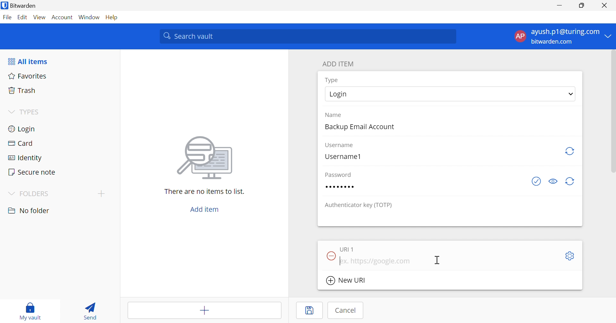 This screenshot has width=616, height=323. Describe the element at coordinates (101, 194) in the screenshot. I see `Add folder` at that location.